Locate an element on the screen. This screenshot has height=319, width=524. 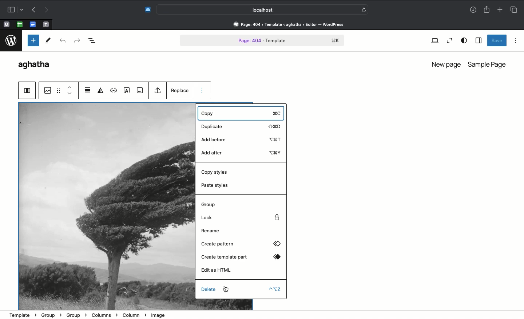
Share is located at coordinates (486, 9).